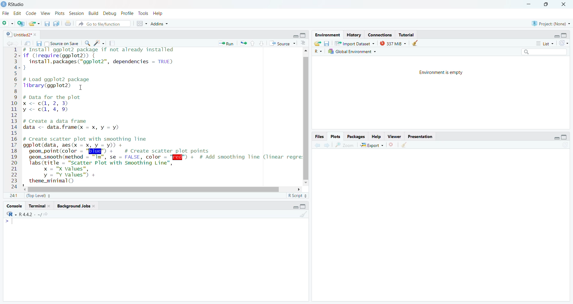 This screenshot has width=573, height=304. Describe the element at coordinates (404, 145) in the screenshot. I see `clear all plots` at that location.